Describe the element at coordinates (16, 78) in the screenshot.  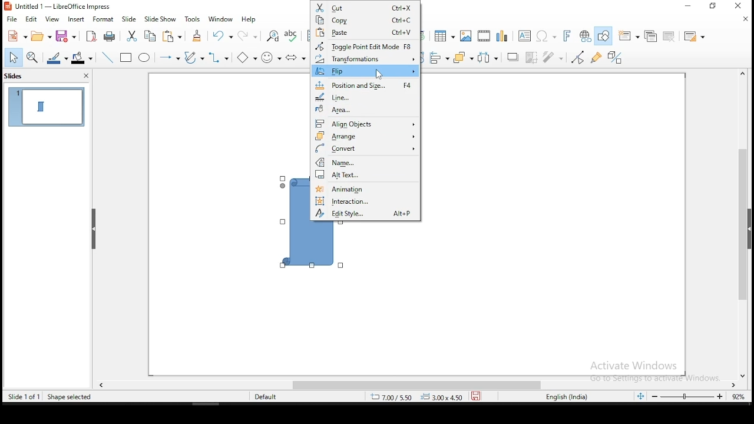
I see `slides` at that location.